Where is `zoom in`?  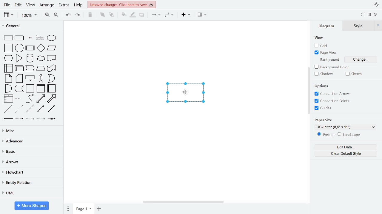
zoom in is located at coordinates (47, 15).